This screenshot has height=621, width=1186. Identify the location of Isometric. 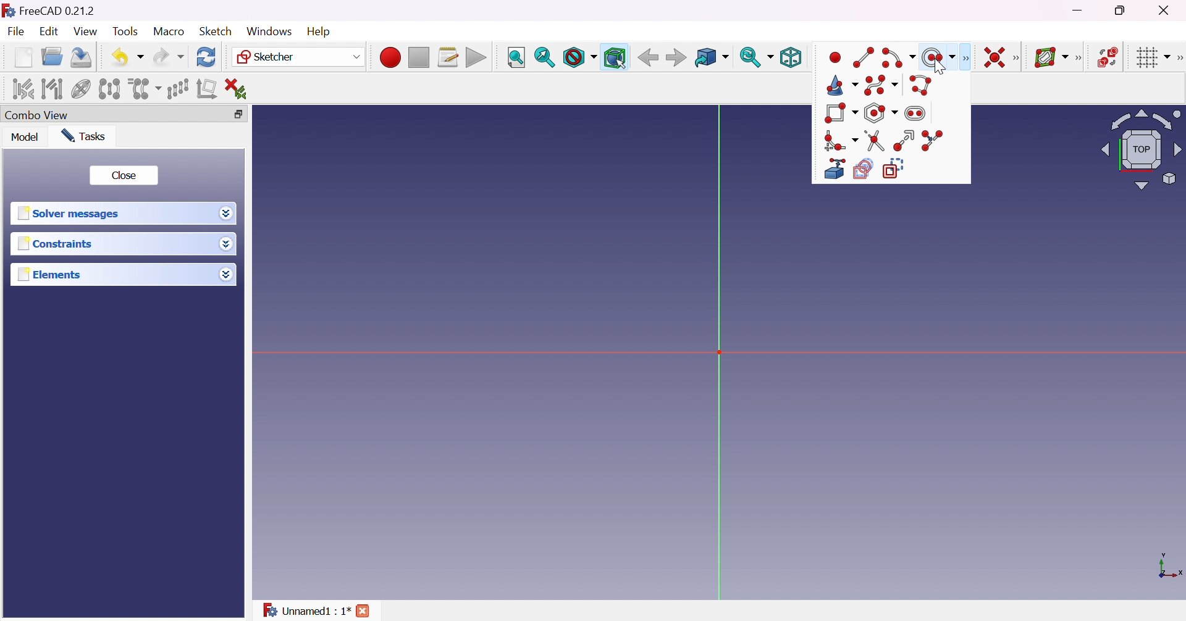
(790, 59).